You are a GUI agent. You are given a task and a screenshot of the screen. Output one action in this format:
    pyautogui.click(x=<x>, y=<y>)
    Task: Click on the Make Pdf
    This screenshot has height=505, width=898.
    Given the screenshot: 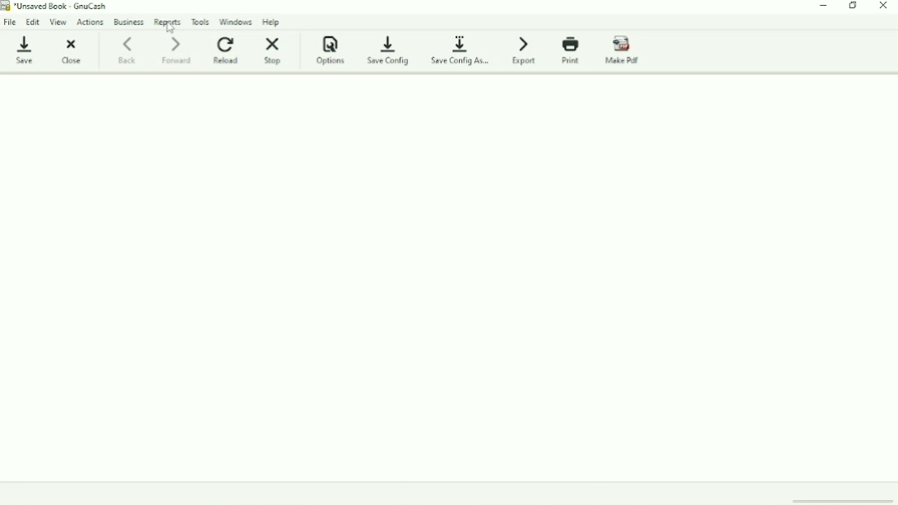 What is the action you would take?
    pyautogui.click(x=625, y=50)
    